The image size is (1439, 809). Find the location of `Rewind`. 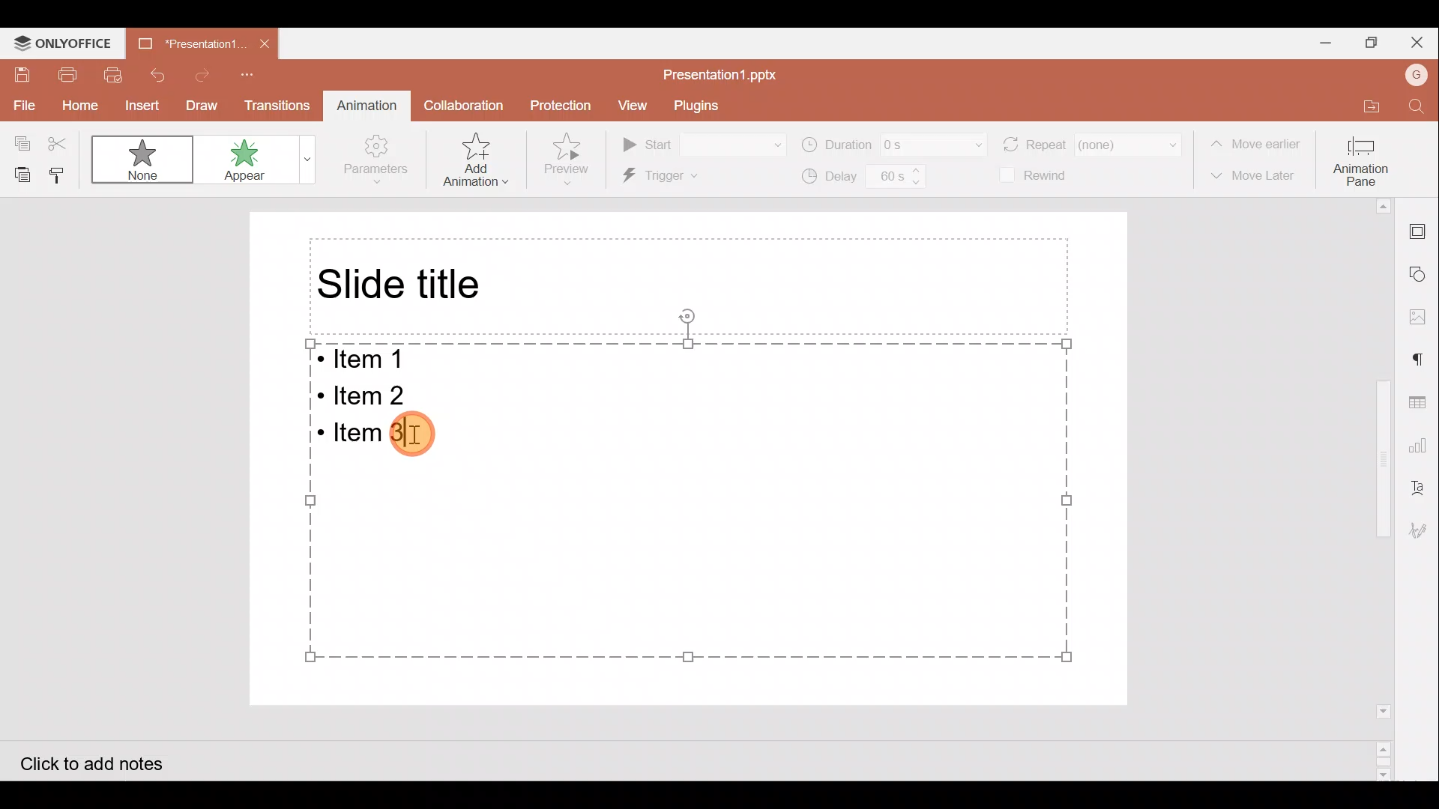

Rewind is located at coordinates (1038, 176).